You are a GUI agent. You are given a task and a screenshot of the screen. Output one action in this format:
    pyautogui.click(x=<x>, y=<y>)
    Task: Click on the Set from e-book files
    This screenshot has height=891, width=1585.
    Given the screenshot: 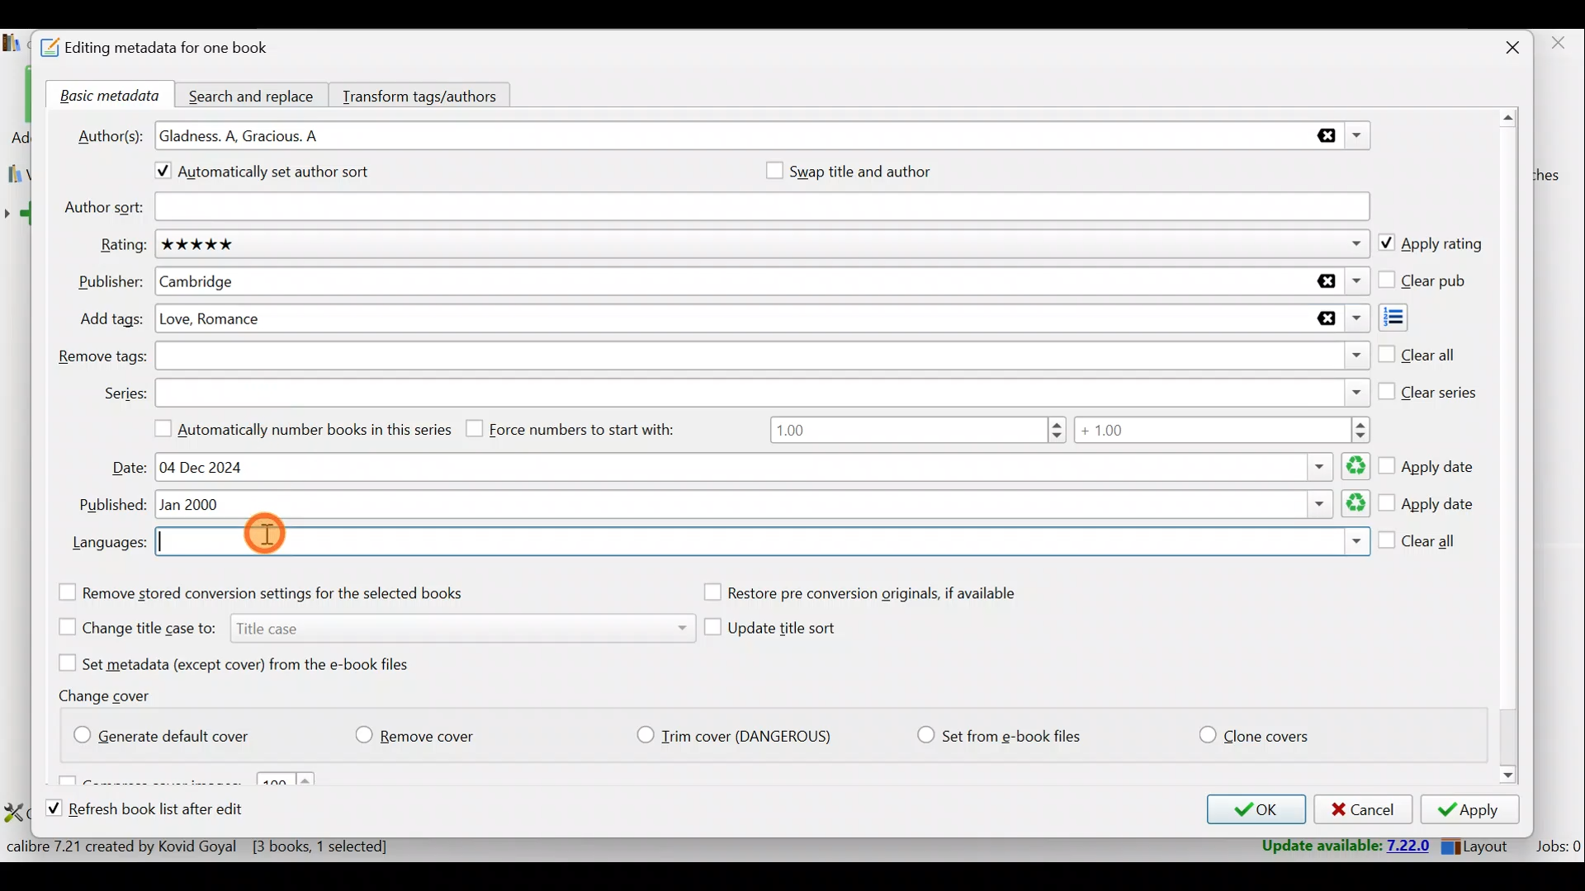 What is the action you would take?
    pyautogui.click(x=998, y=736)
    